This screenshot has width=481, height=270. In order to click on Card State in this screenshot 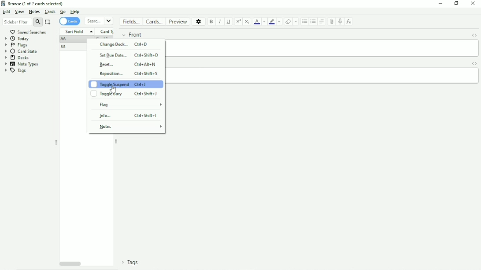, I will do `click(22, 51)`.